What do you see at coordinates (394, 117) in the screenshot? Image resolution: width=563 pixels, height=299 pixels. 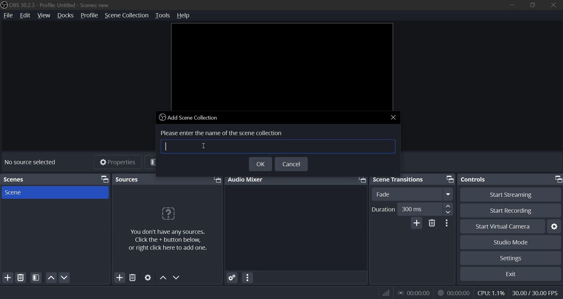 I see `close` at bounding box center [394, 117].